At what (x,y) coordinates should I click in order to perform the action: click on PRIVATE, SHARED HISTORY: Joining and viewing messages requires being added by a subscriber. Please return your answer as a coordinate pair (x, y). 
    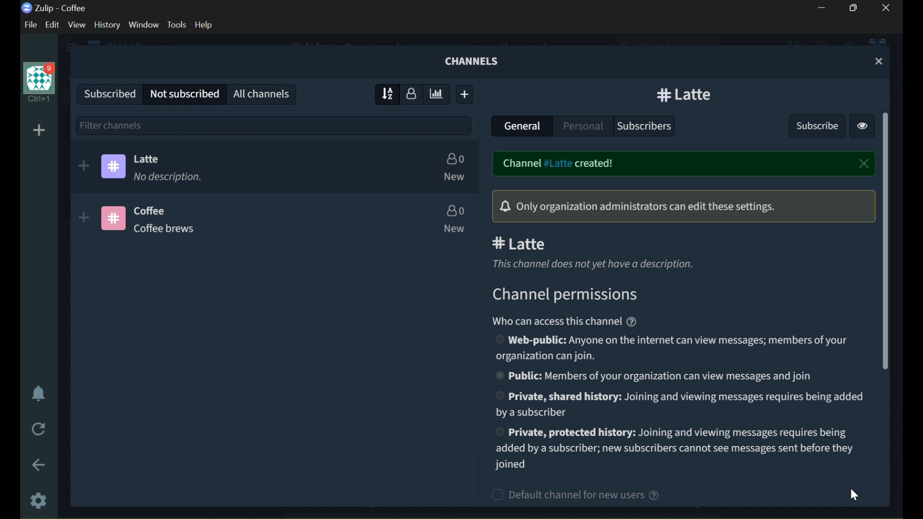
    Looking at the image, I should click on (679, 405).